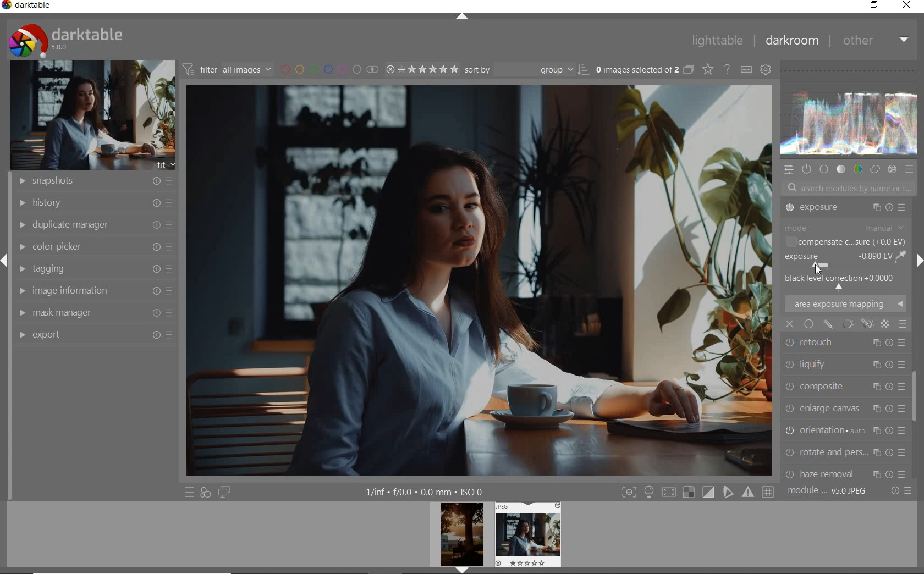 This screenshot has width=924, height=574. I want to click on ENABLE FOR ONLINE HELP, so click(727, 69).